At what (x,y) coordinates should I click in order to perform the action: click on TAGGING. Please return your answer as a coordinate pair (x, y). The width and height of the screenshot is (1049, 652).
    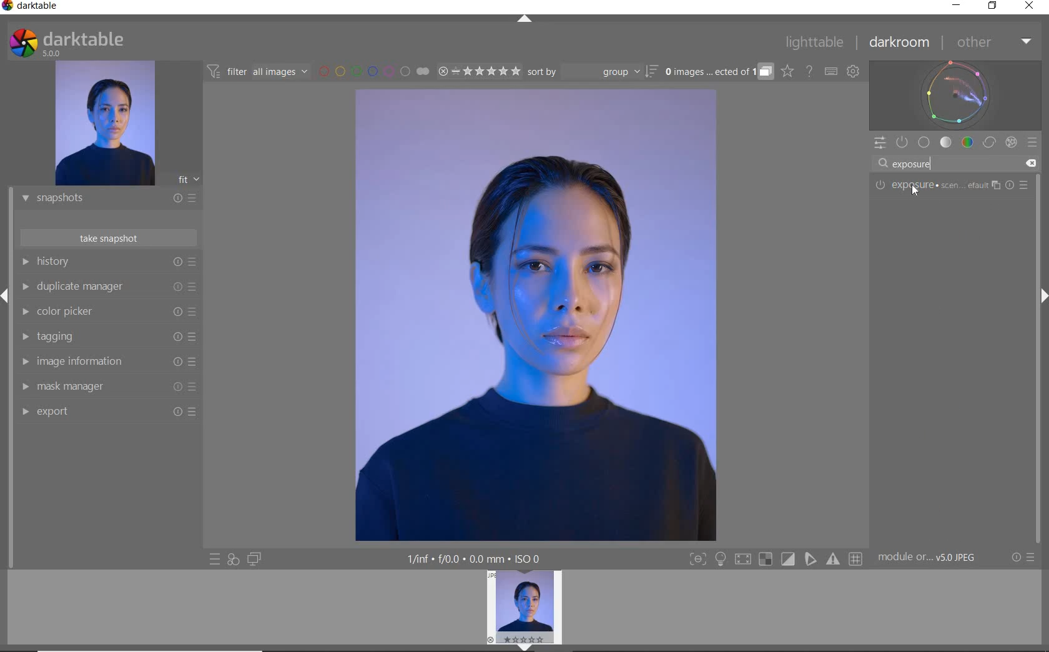
    Looking at the image, I should click on (106, 337).